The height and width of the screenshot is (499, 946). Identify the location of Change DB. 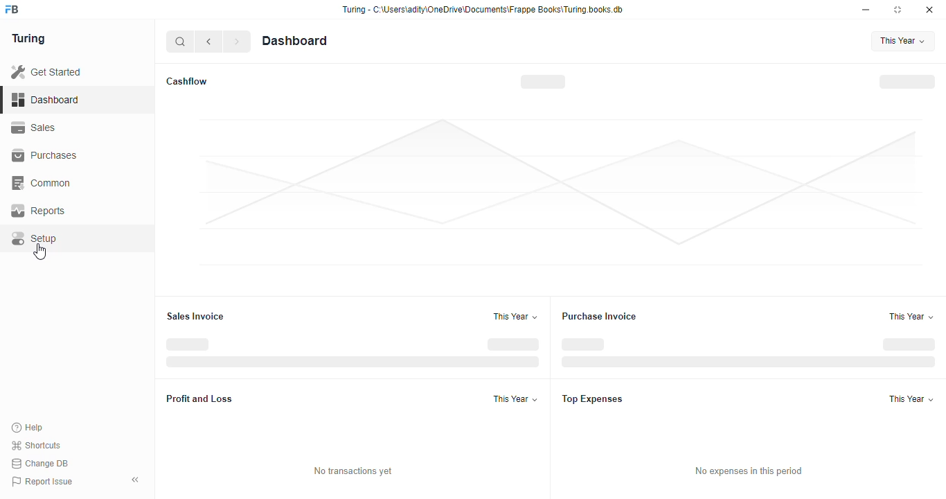
(42, 464).